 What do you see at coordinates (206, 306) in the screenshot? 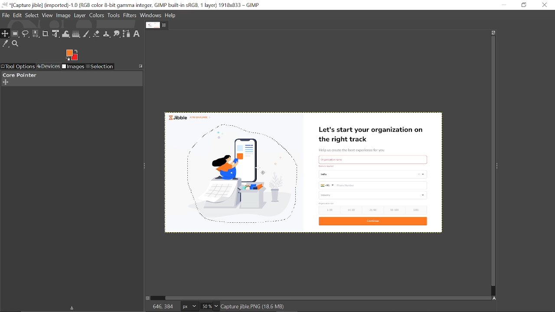
I see `Current Zoom` at bounding box center [206, 306].